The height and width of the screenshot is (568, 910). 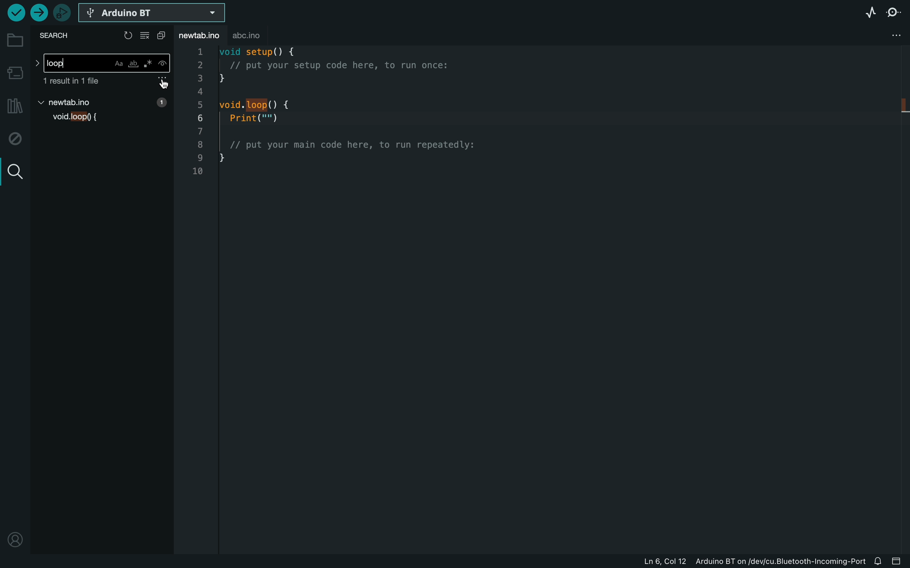 What do you see at coordinates (880, 561) in the screenshot?
I see `notification` at bounding box center [880, 561].